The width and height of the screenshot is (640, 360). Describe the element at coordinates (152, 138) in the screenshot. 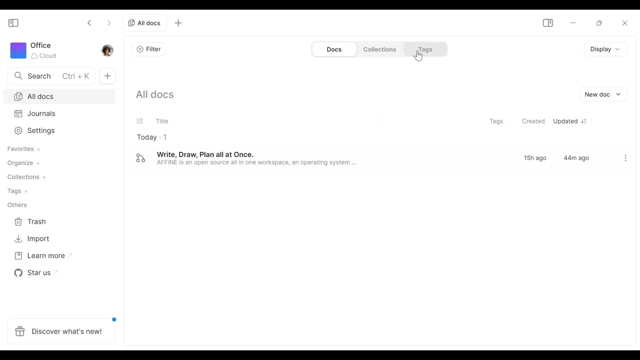

I see `Today - 1` at that location.